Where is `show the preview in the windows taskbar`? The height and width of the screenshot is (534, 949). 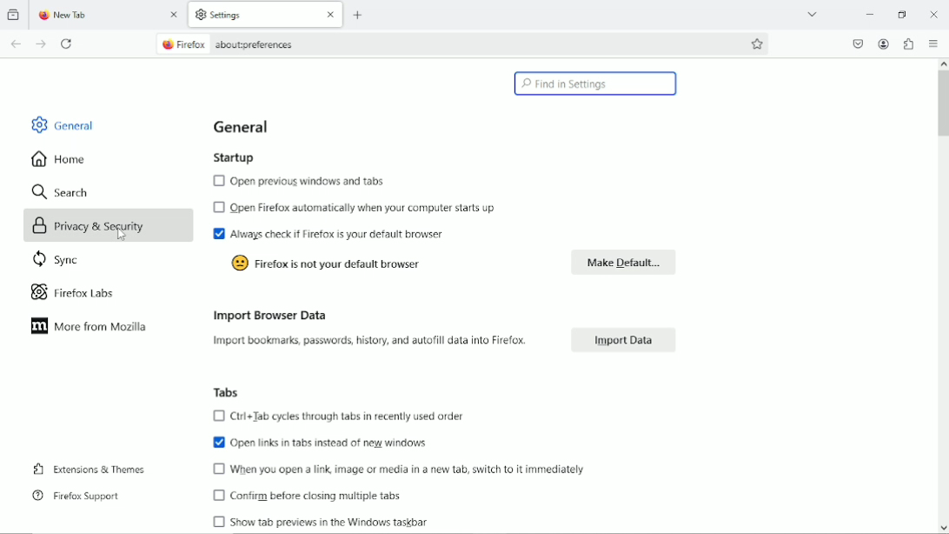
show the preview in the windows taskbar is located at coordinates (336, 523).